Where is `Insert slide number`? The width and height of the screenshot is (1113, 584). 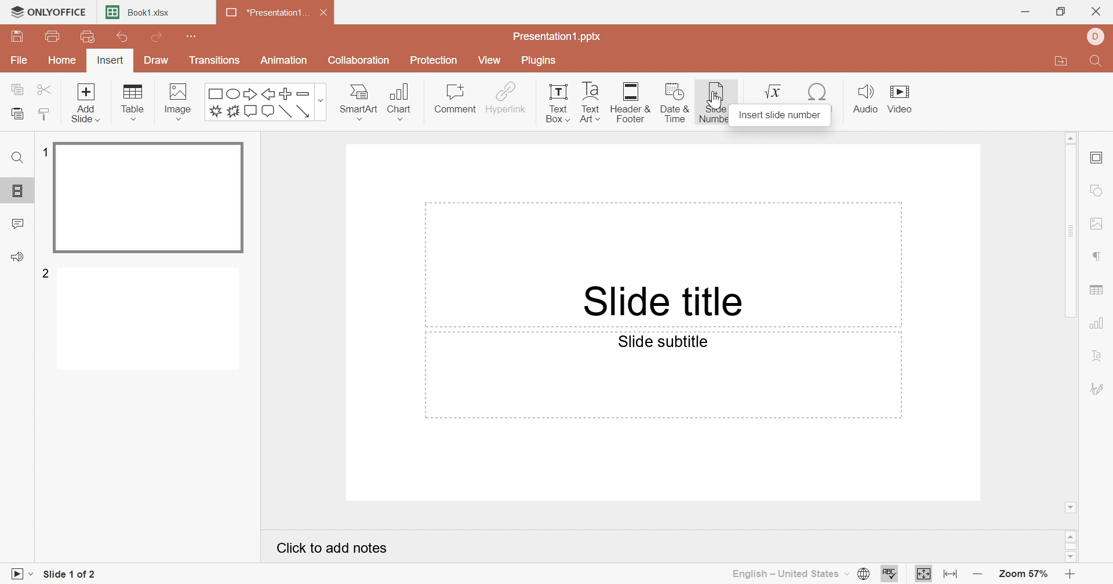
Insert slide number is located at coordinates (781, 116).